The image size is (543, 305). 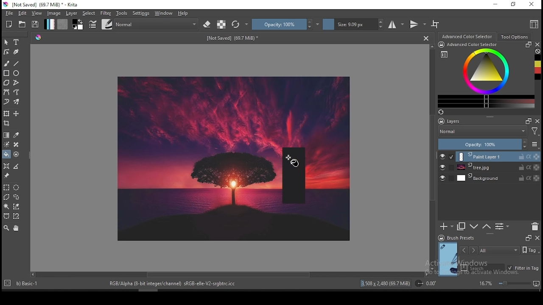 What do you see at coordinates (7, 155) in the screenshot?
I see `paint bucket tool` at bounding box center [7, 155].